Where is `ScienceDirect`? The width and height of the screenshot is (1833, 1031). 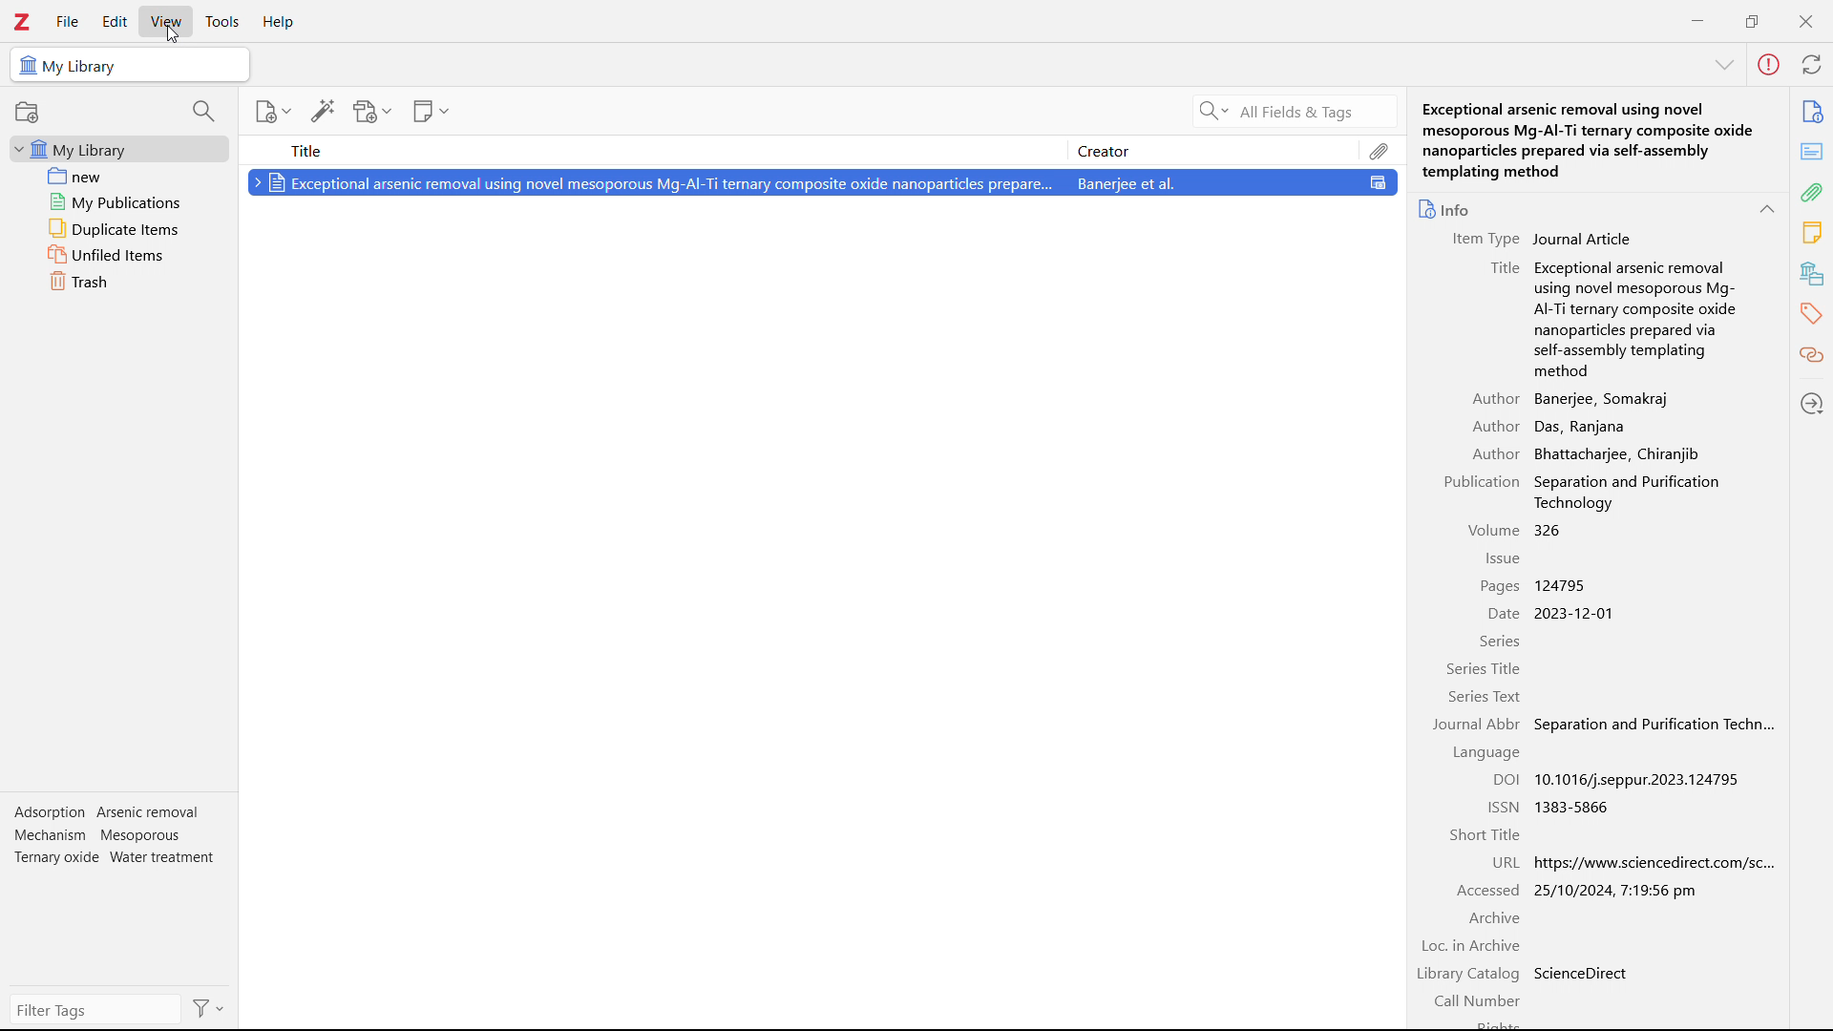 ScienceDirect is located at coordinates (1581, 972).